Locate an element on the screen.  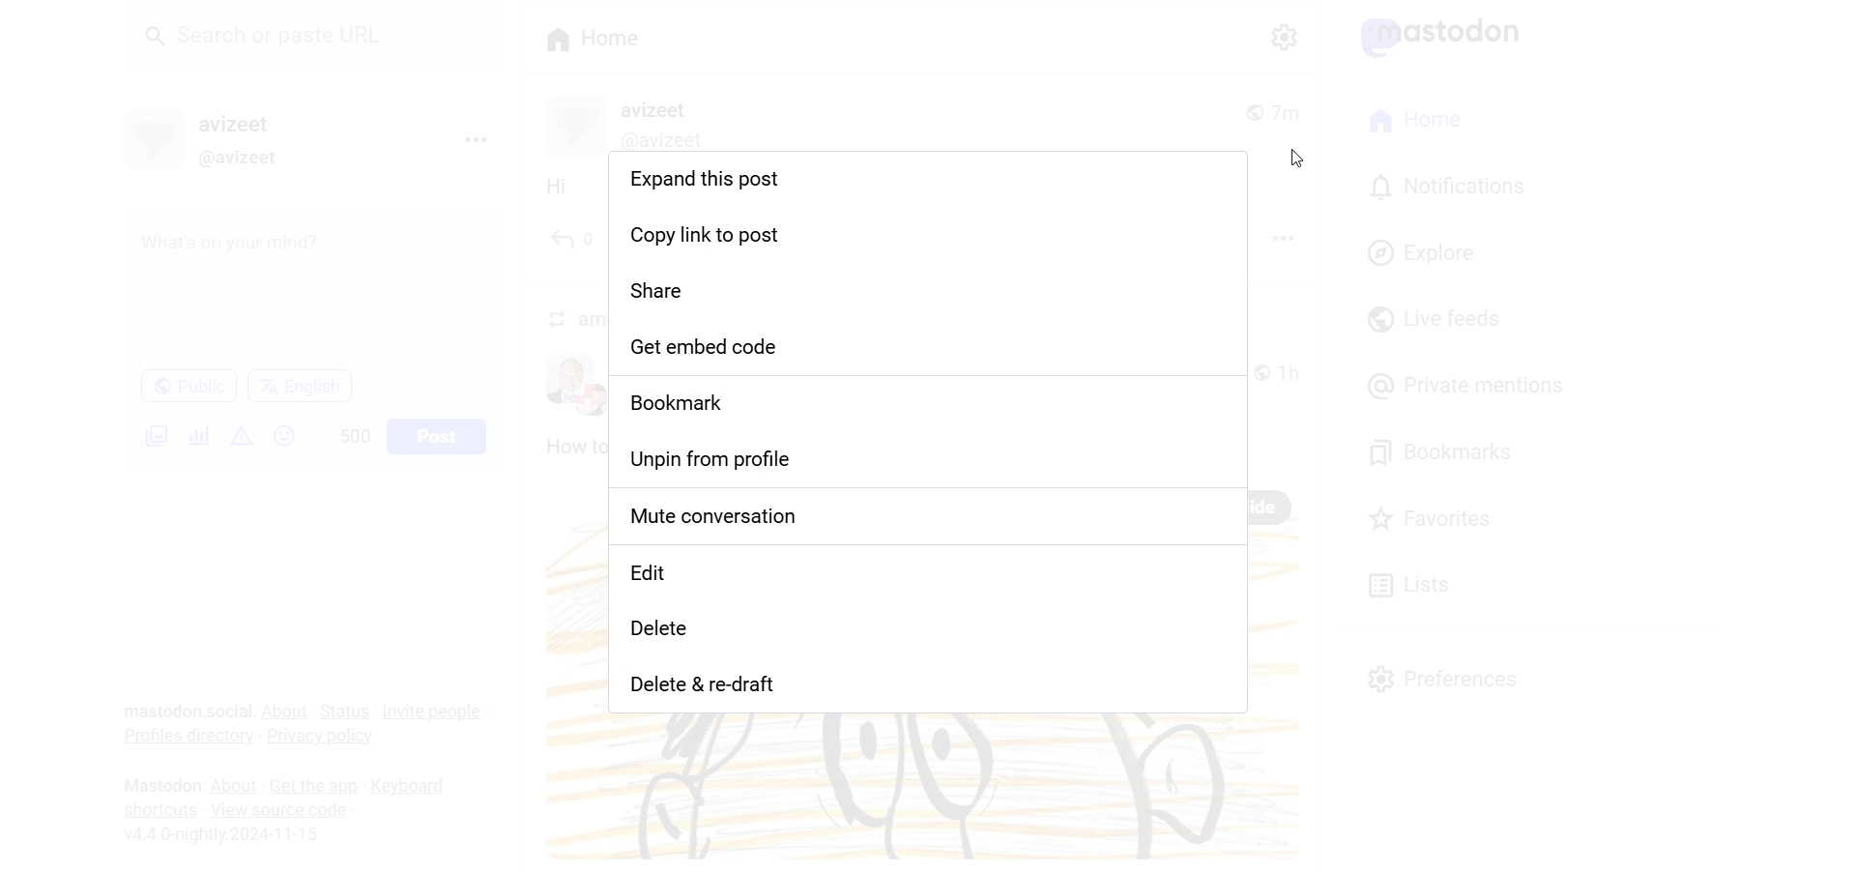
Word Limit is located at coordinates (356, 434).